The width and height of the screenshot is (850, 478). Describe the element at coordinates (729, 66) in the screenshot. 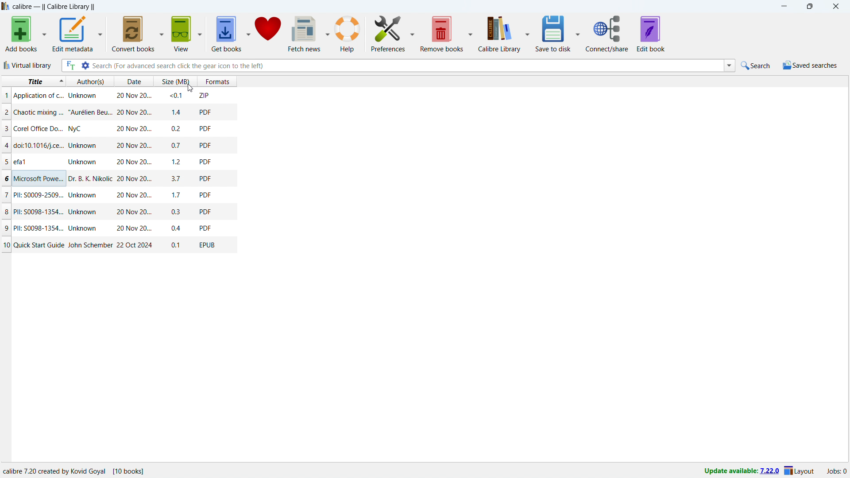

I see `search history` at that location.